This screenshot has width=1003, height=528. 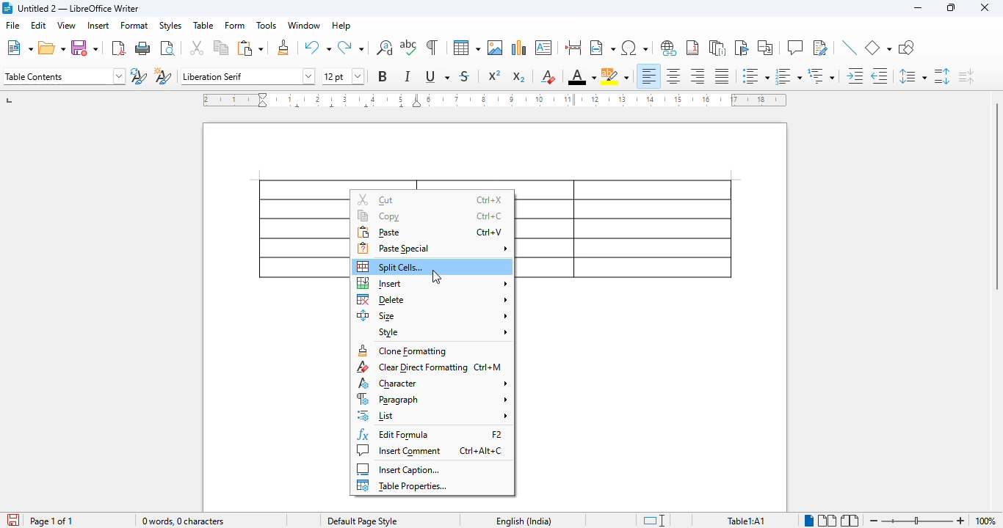 I want to click on increase paragraph spacing, so click(x=941, y=76).